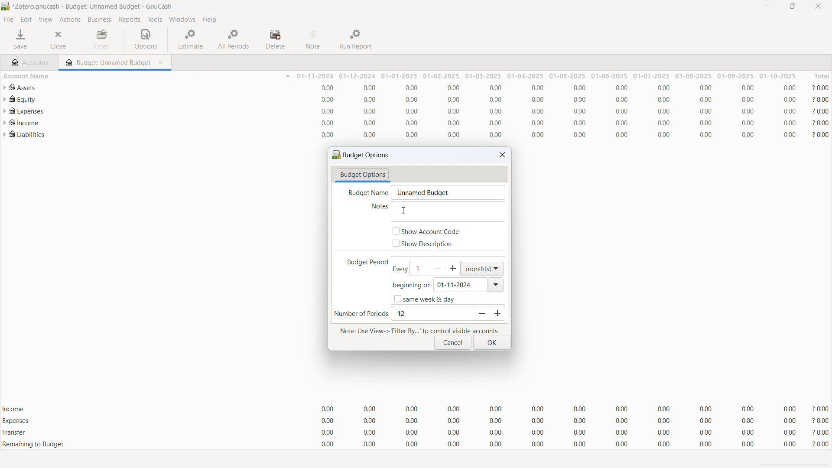 The image size is (832, 468). I want to click on ok, so click(492, 343).